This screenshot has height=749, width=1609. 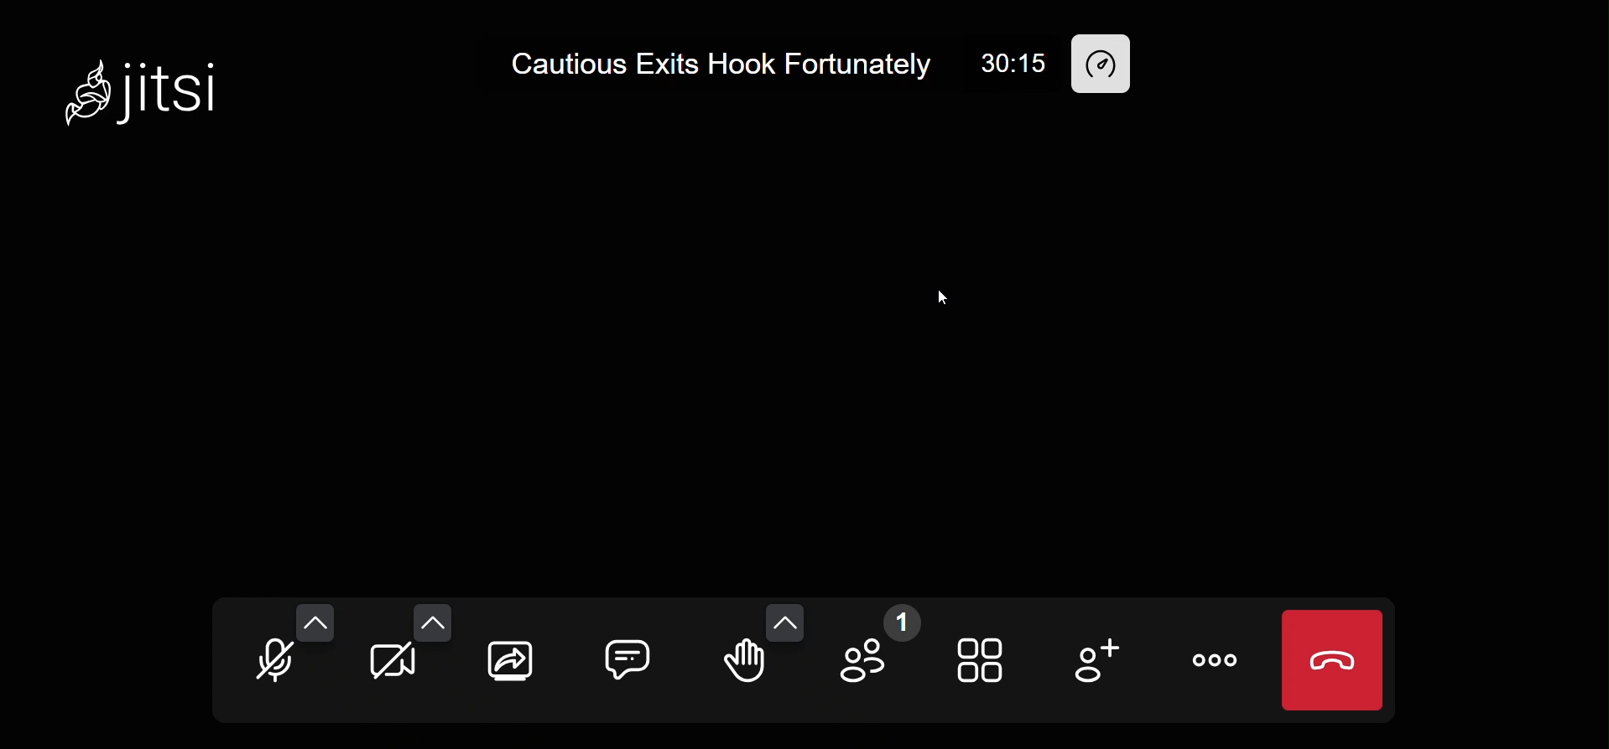 What do you see at coordinates (748, 664) in the screenshot?
I see `raise hand` at bounding box center [748, 664].